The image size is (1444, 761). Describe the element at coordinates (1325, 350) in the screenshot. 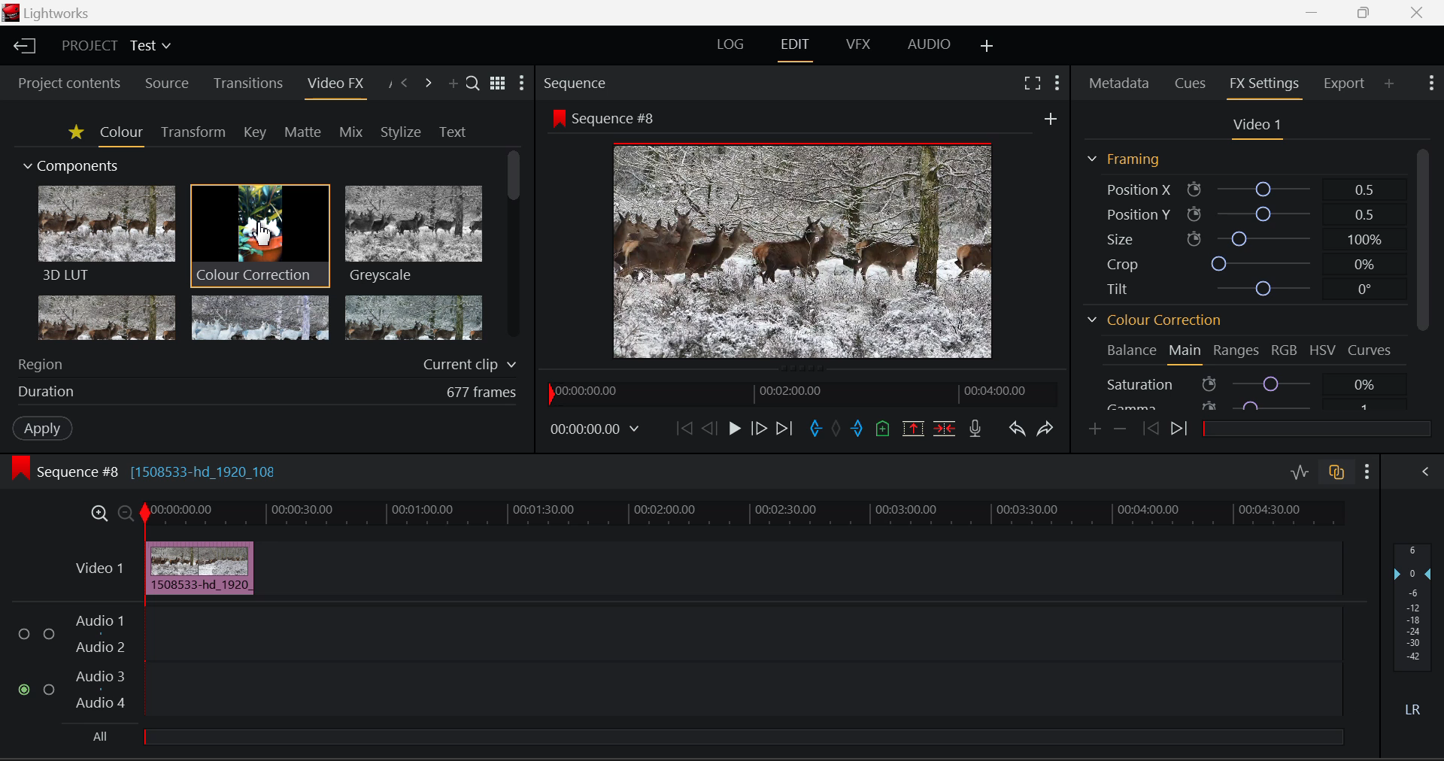

I see `HSV` at that location.